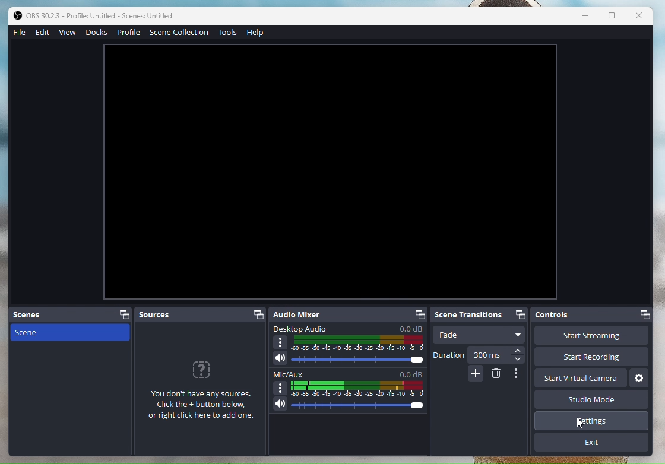 The image size is (665, 464). Describe the element at coordinates (348, 345) in the screenshot. I see `Desktop Audio` at that location.